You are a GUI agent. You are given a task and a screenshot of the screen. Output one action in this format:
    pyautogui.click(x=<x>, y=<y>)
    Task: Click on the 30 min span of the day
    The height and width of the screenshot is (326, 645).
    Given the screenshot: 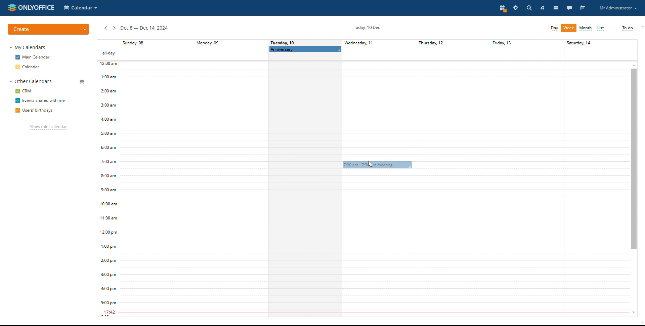 What is the action you would take?
    pyautogui.click(x=375, y=193)
    